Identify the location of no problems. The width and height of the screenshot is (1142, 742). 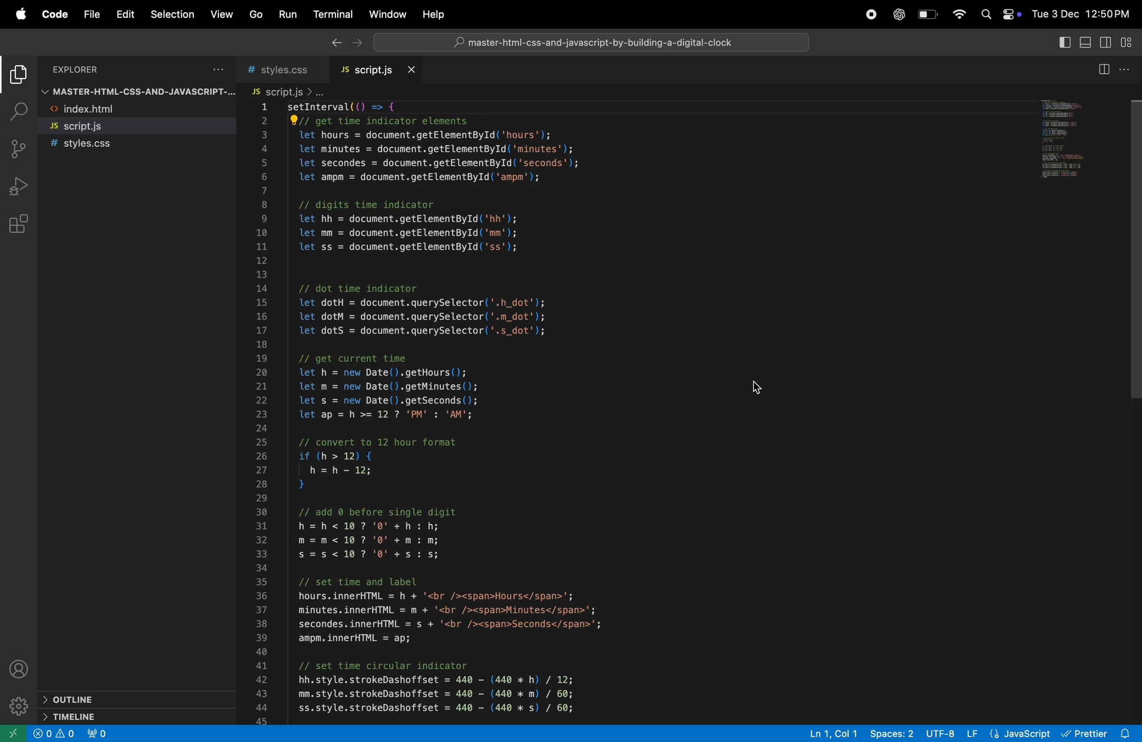
(52, 735).